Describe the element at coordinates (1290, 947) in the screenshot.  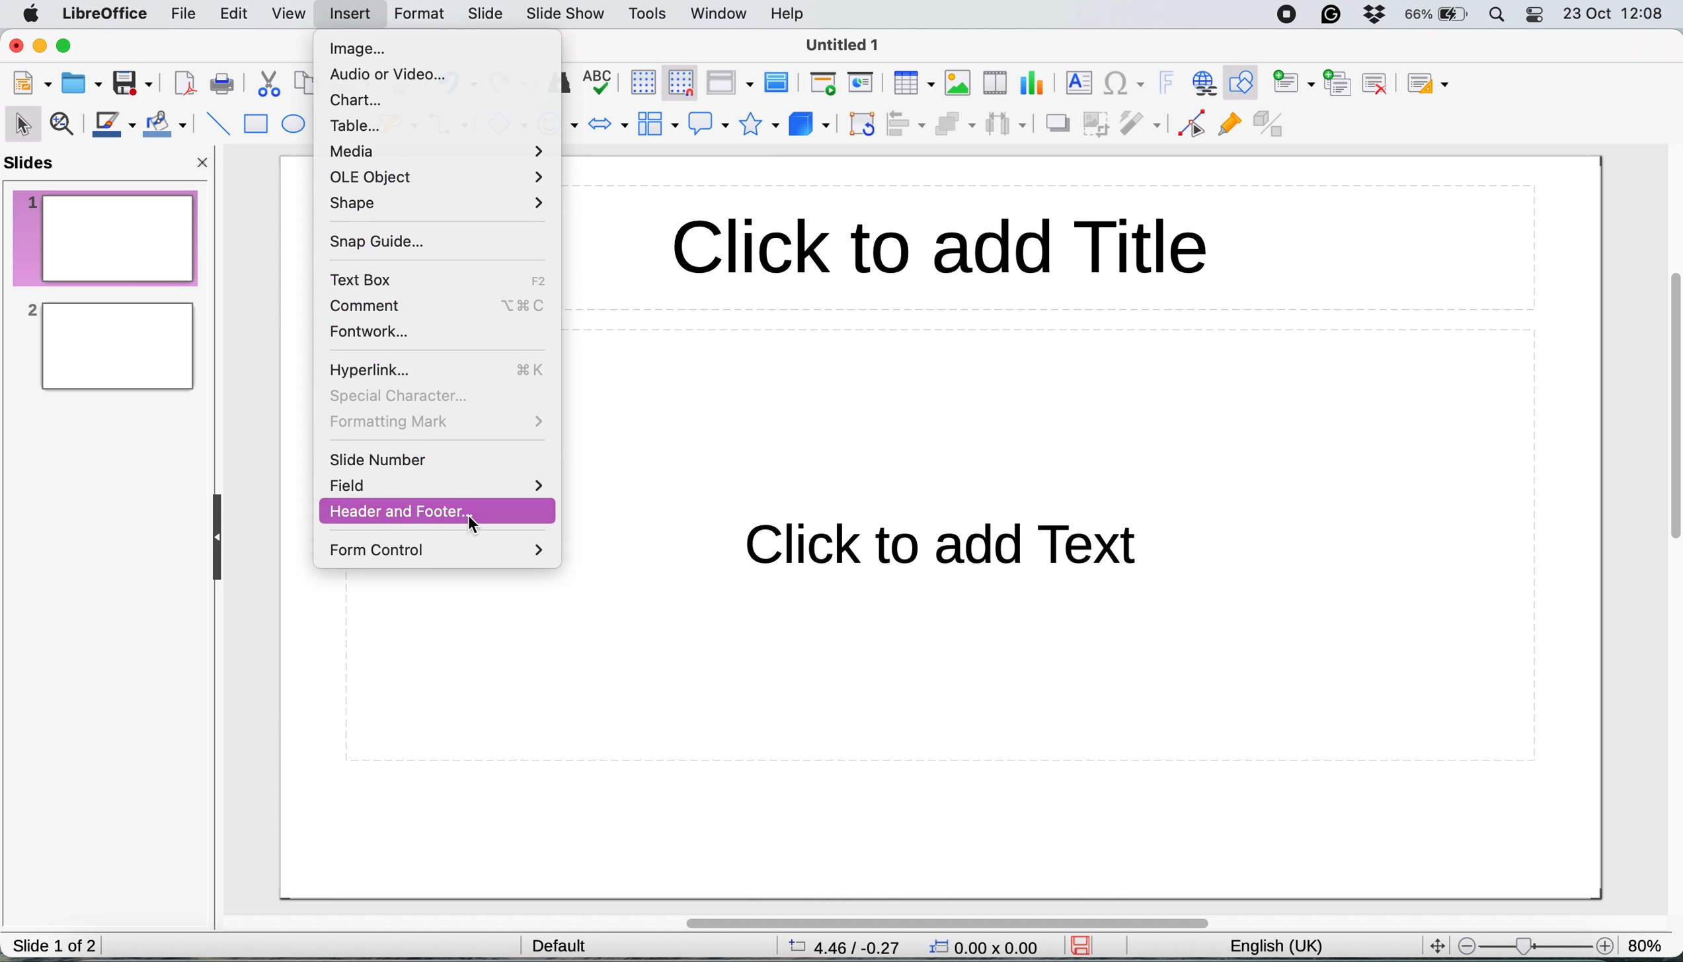
I see `english(UK)` at that location.